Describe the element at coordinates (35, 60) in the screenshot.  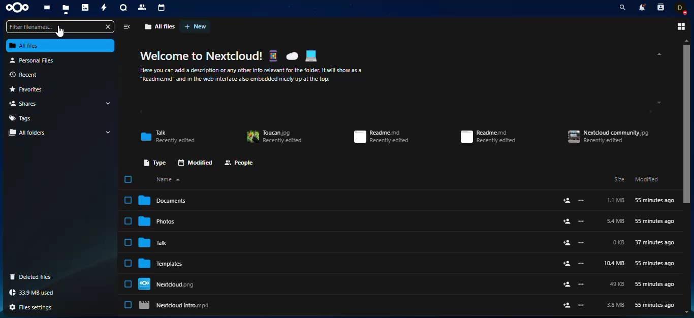
I see `personal files` at that location.